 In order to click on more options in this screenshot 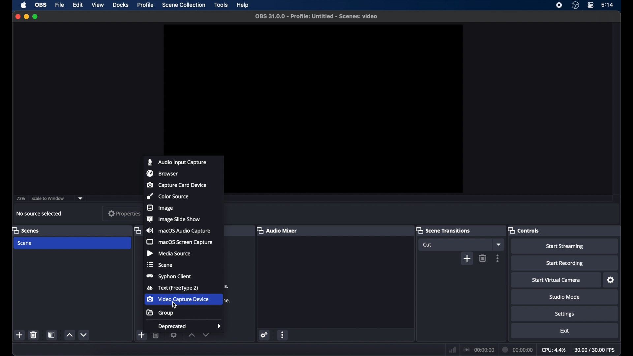, I will do `click(283, 335)`.